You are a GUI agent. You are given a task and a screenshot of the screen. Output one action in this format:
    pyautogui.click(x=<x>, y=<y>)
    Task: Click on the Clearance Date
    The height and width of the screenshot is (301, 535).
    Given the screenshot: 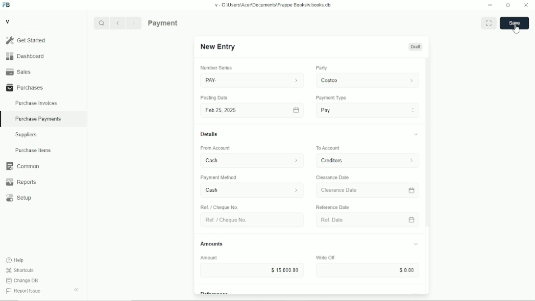 What is the action you would take?
    pyautogui.click(x=335, y=177)
    